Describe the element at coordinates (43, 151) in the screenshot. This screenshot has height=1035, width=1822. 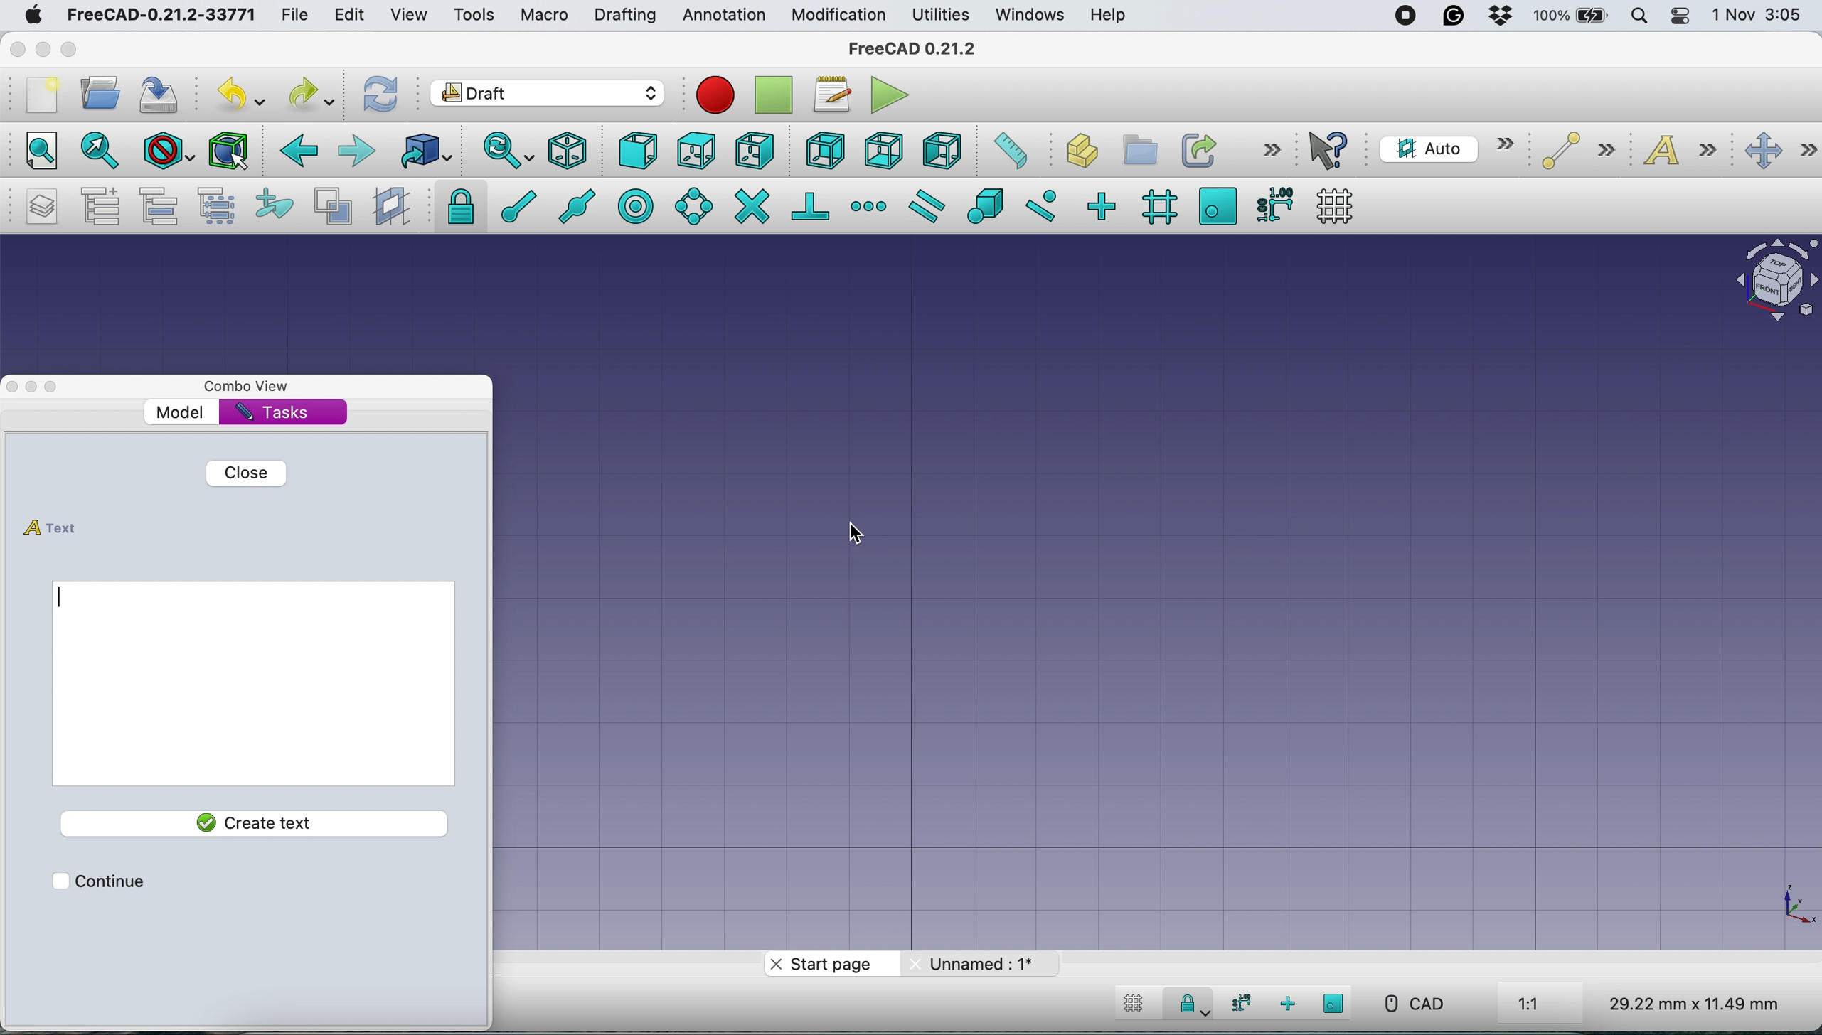
I see `fit all` at that location.